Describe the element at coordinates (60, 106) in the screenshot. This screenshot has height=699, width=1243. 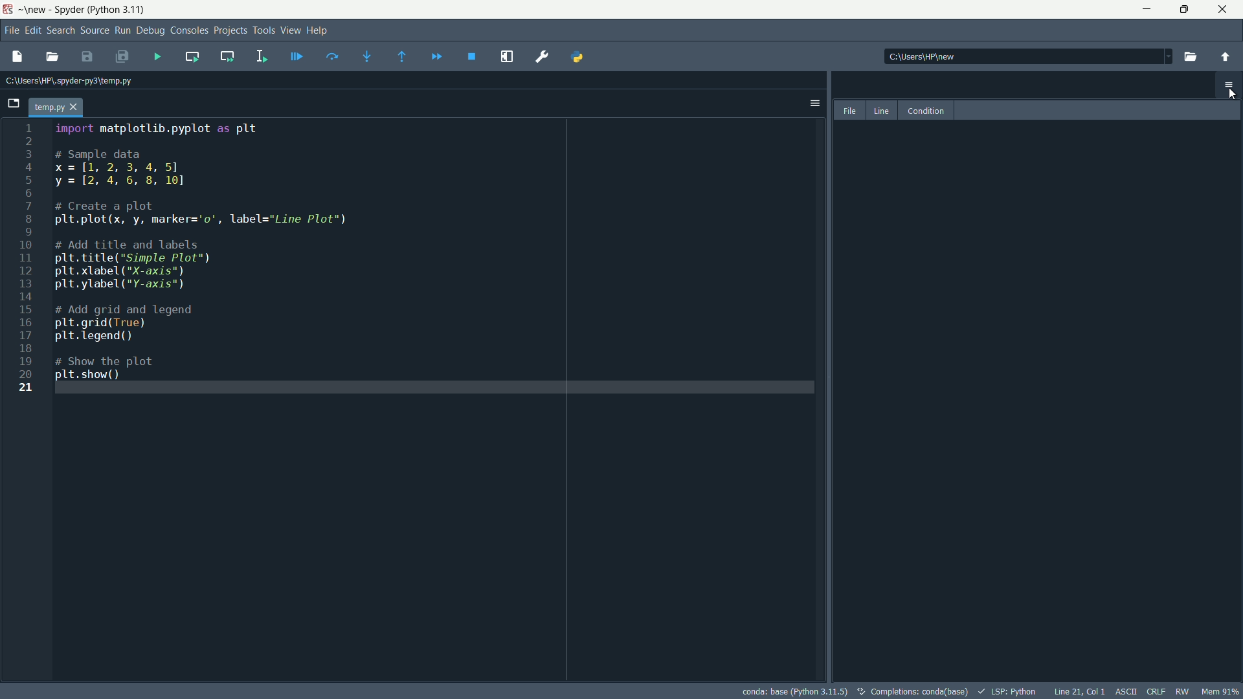
I see `temp.py` at that location.